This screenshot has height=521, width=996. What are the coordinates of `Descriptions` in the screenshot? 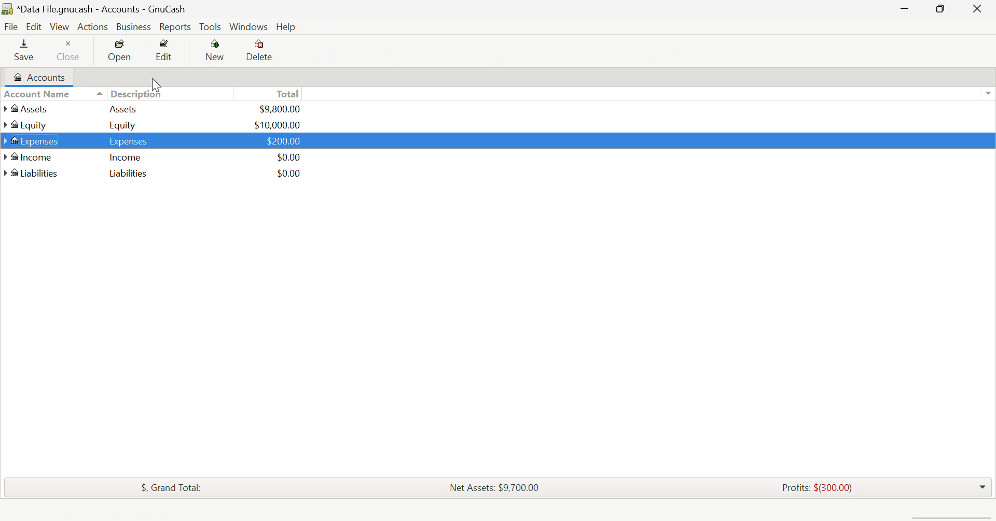 It's located at (136, 94).